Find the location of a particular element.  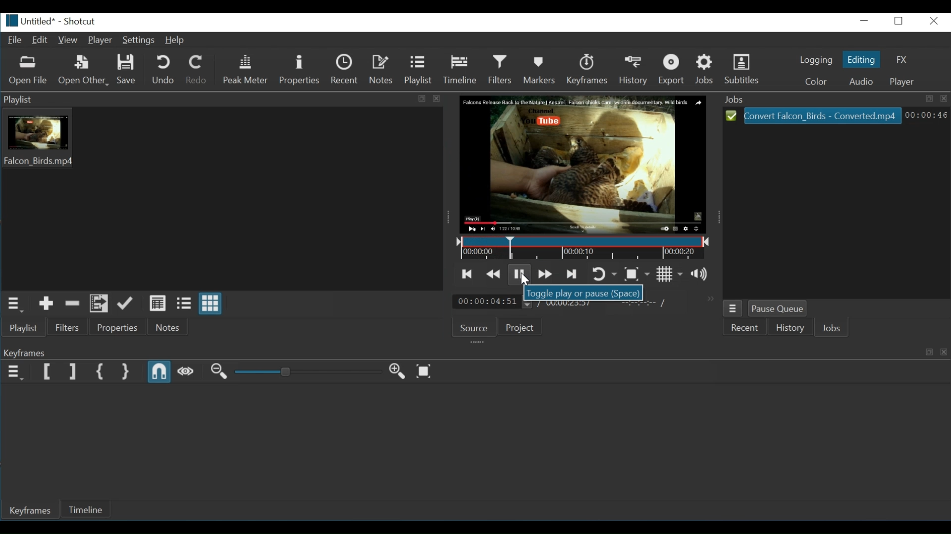

Filter is located at coordinates (500, 68).